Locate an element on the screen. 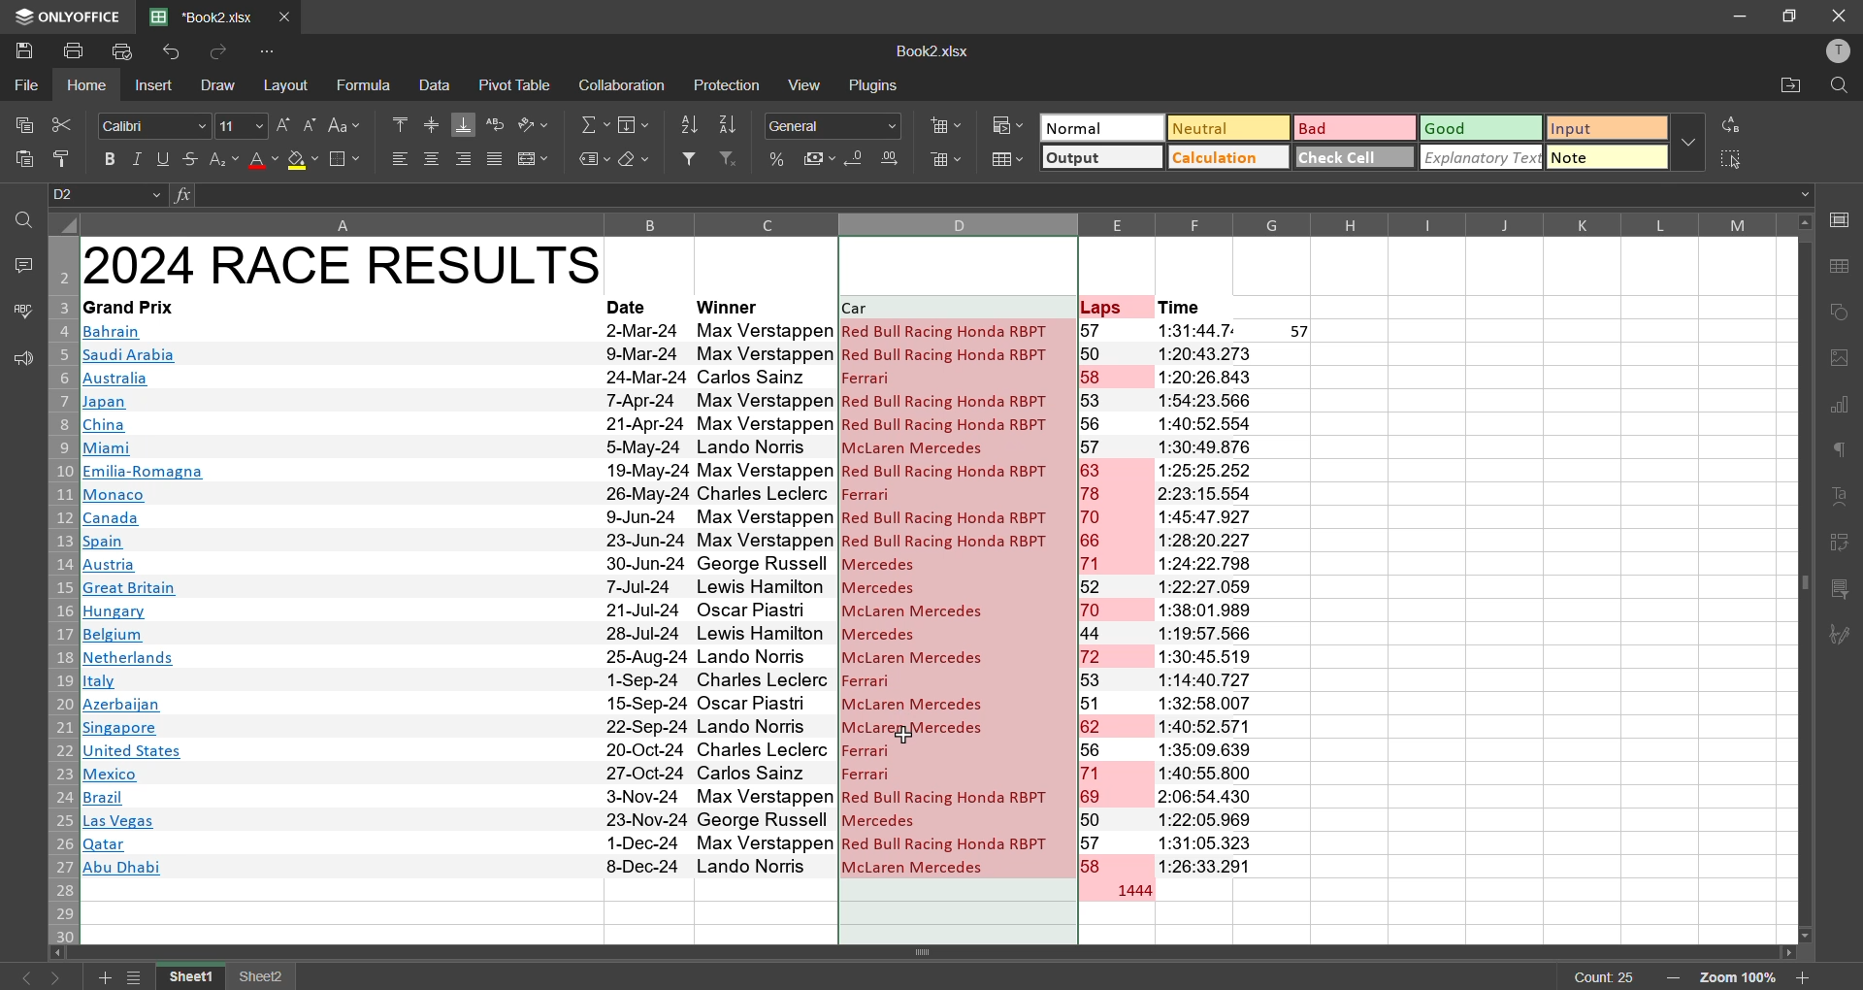 The image size is (1863, 990). file is located at coordinates (27, 82).